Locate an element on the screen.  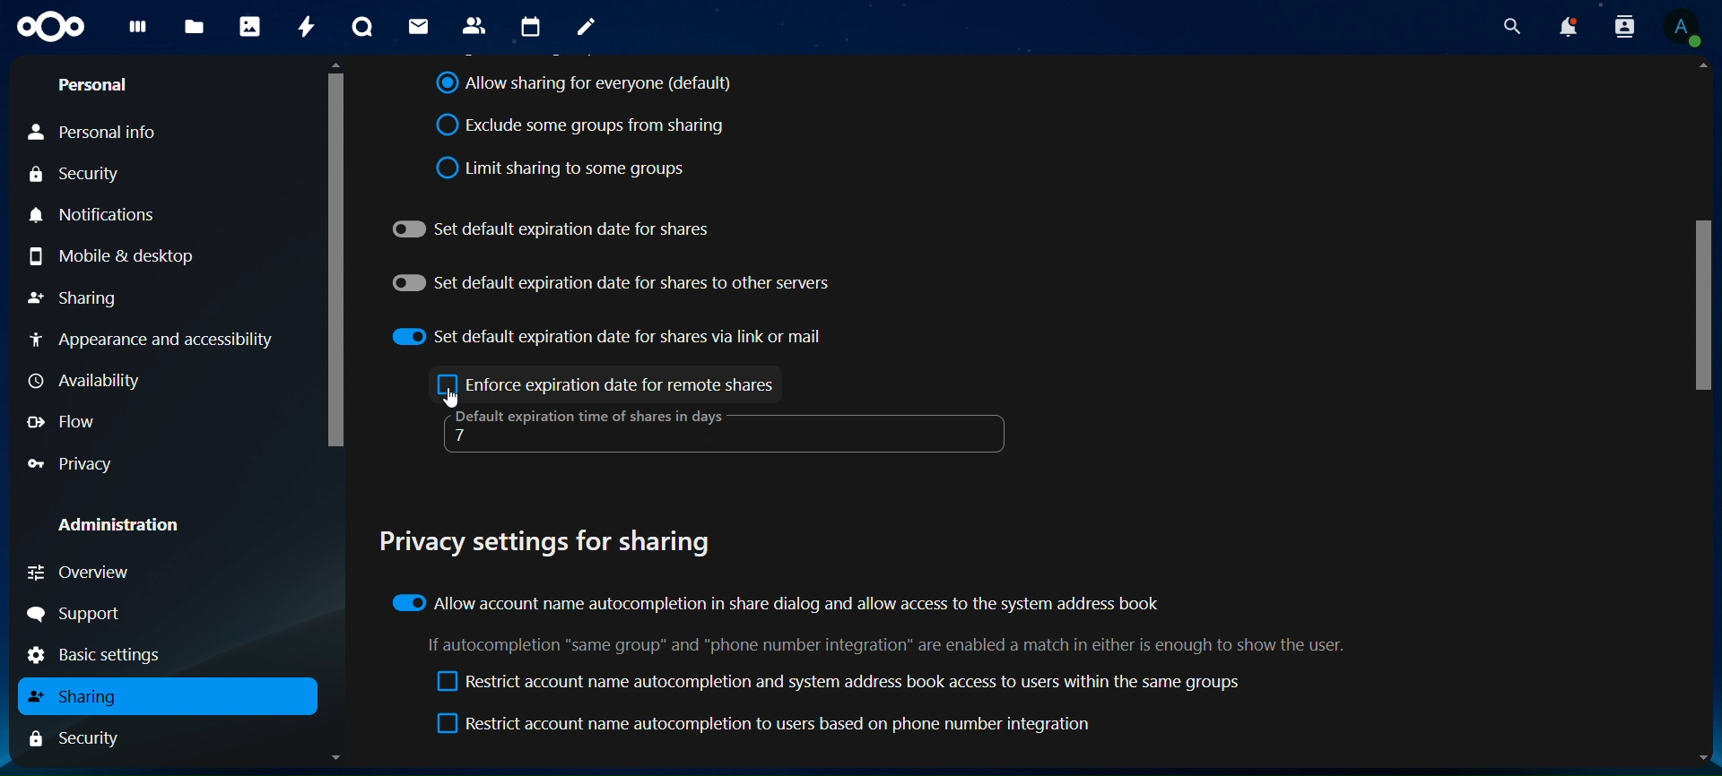
search is located at coordinates (1509, 27).